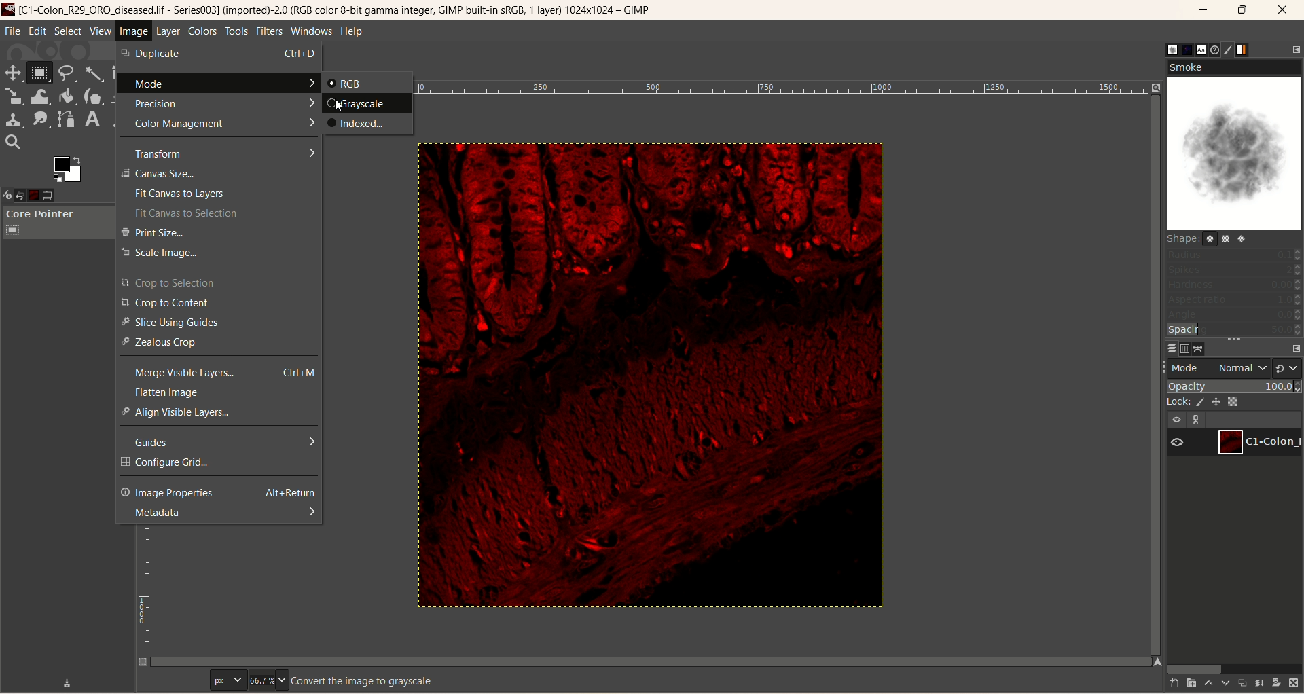 This screenshot has height=694, width=1304. I want to click on opacity, so click(1235, 386).